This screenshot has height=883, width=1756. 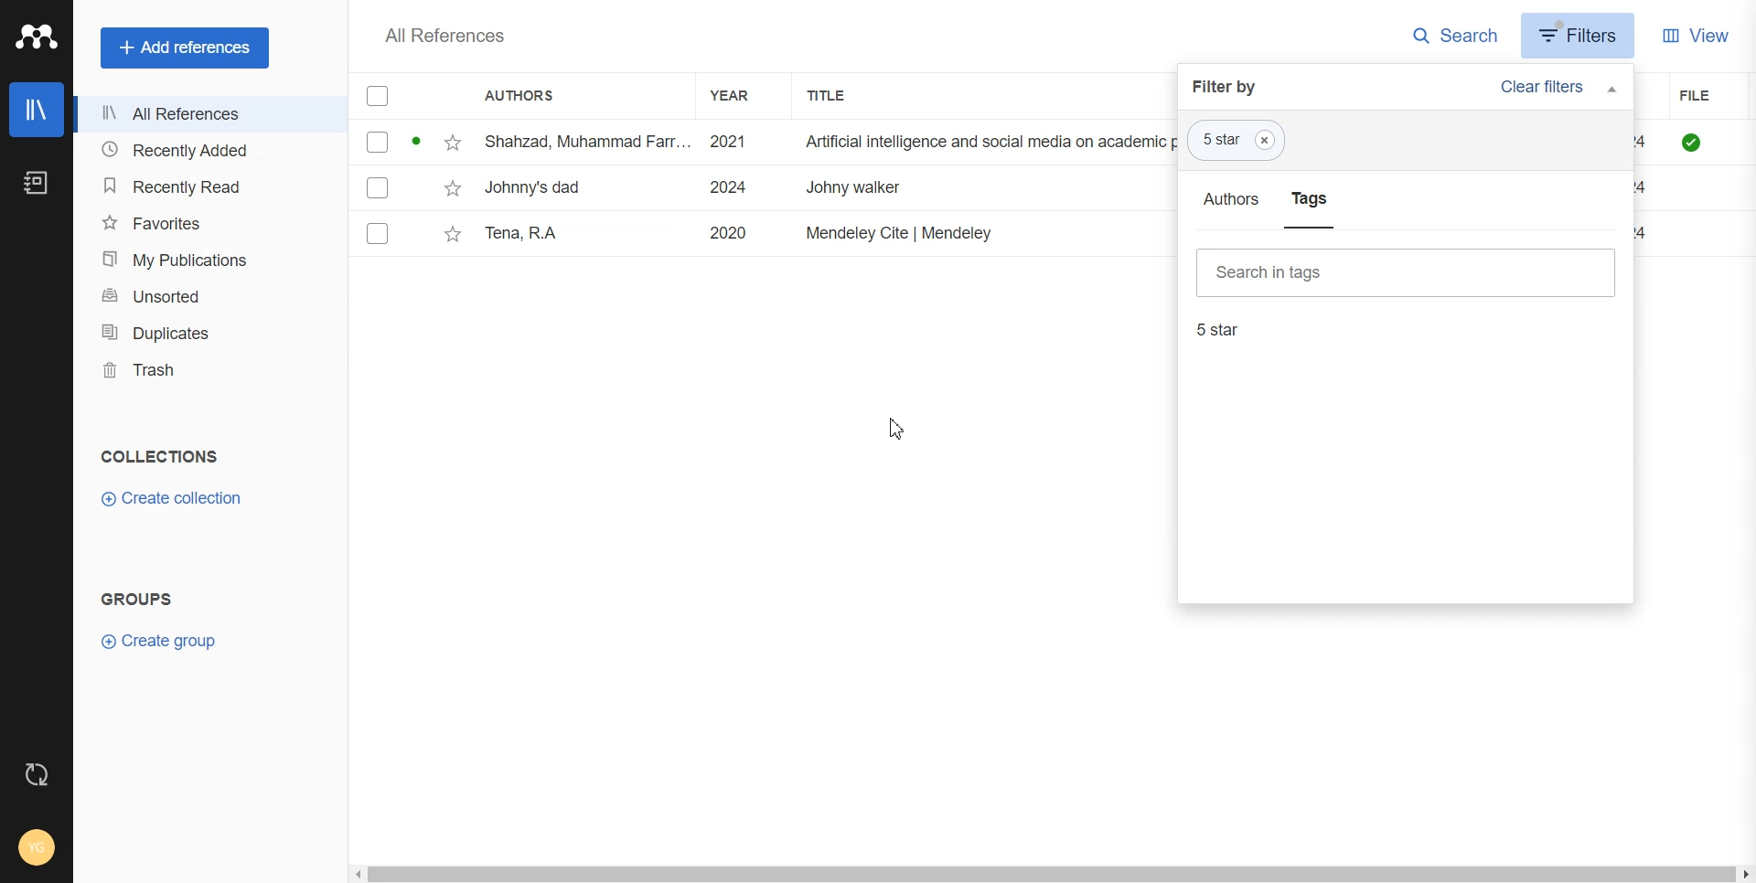 What do you see at coordinates (1560, 87) in the screenshot?
I see `Clear filters` at bounding box center [1560, 87].